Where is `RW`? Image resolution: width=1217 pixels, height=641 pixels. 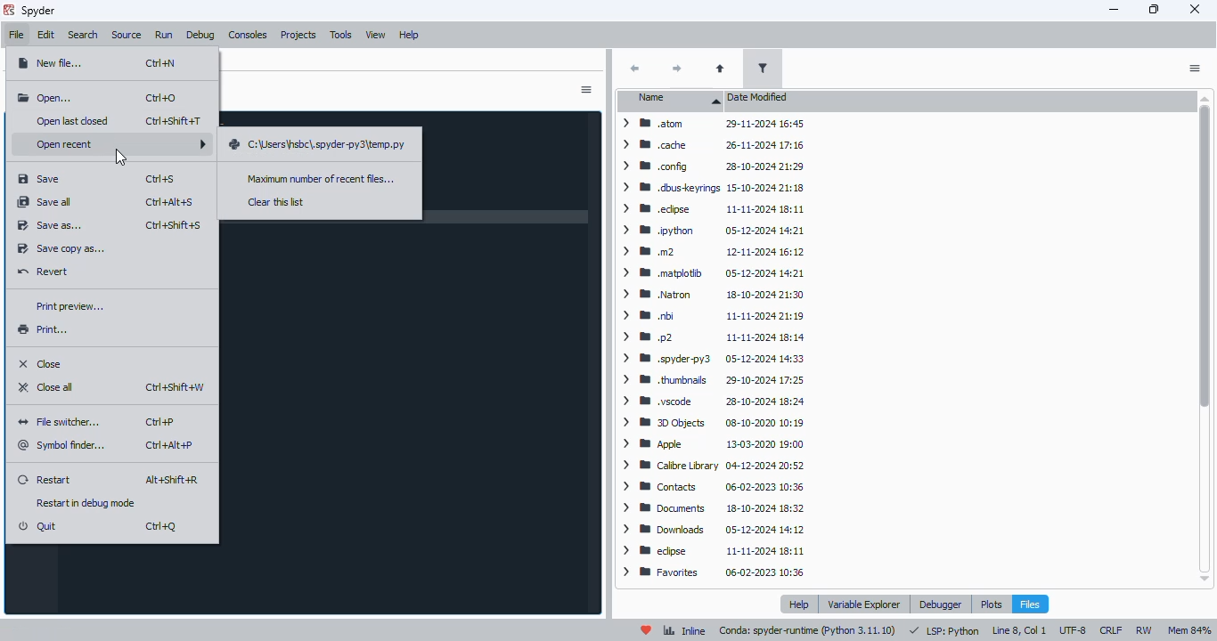 RW is located at coordinates (1143, 630).